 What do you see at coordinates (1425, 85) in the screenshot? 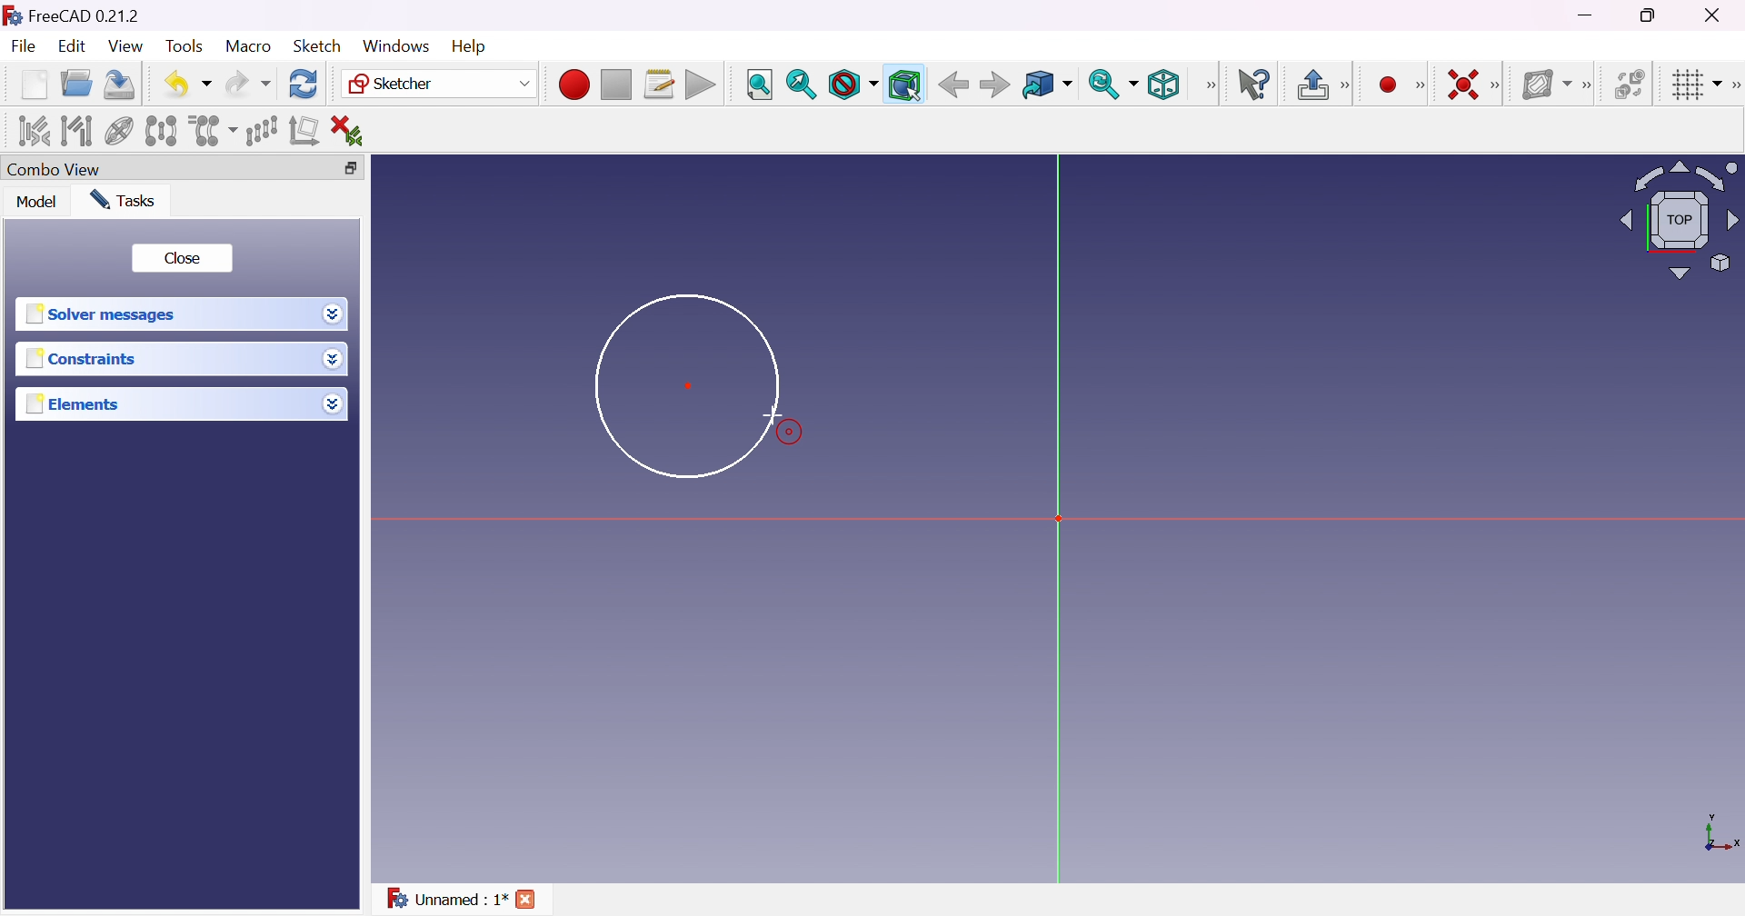
I see `[Sketcher geometries]` at bounding box center [1425, 85].